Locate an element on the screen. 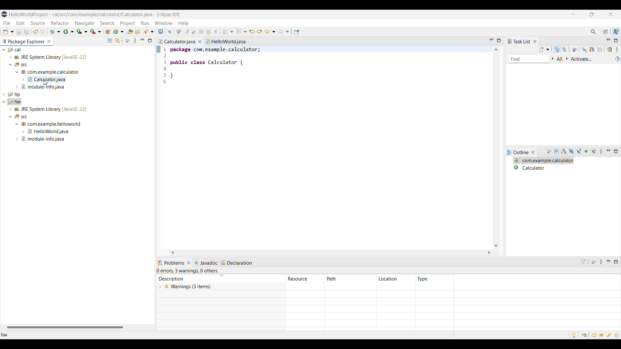 This screenshot has width=621, height=349. Project is located at coordinates (127, 23).